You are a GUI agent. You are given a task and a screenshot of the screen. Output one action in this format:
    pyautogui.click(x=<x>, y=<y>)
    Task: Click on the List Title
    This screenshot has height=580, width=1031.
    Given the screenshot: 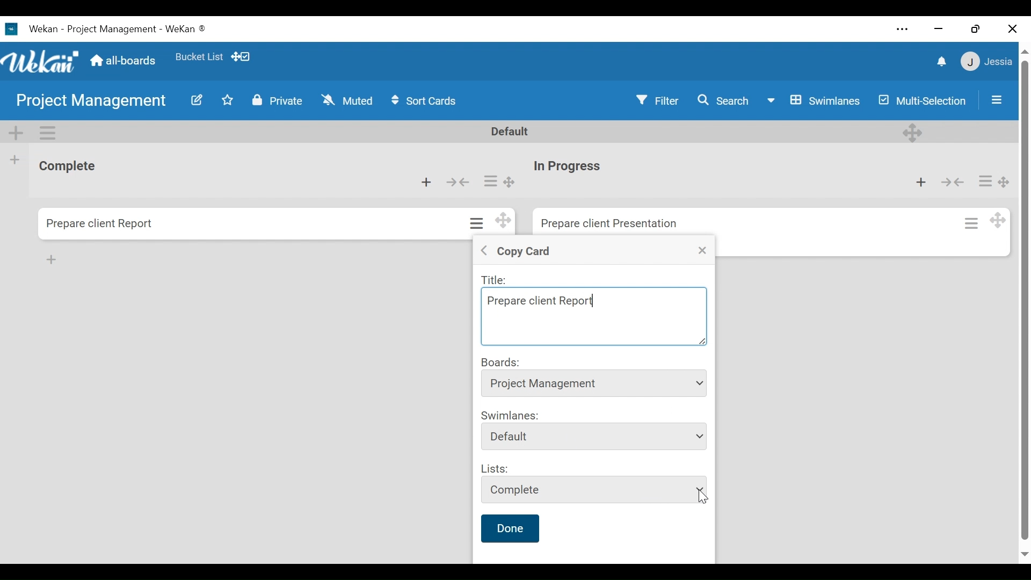 What is the action you would take?
    pyautogui.click(x=72, y=167)
    